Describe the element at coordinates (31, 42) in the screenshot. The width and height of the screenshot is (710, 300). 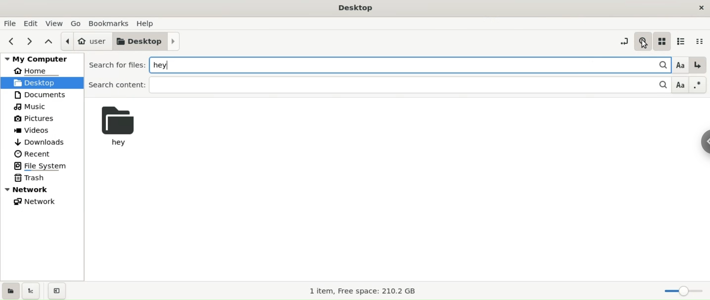
I see `next` at that location.